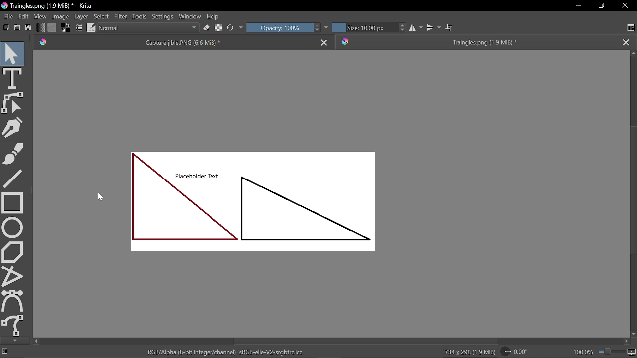 The height and width of the screenshot is (358, 637). What do you see at coordinates (214, 17) in the screenshot?
I see `Help` at bounding box center [214, 17].